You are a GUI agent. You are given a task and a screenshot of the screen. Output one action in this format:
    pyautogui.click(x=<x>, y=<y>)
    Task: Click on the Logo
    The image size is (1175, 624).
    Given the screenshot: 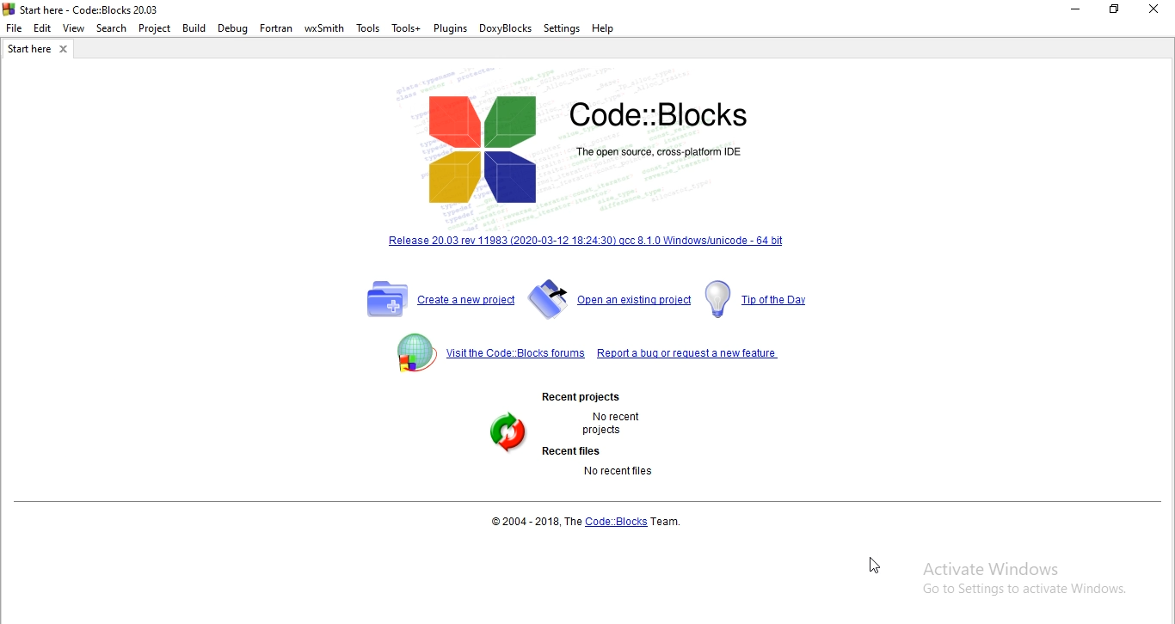 What is the action you would take?
    pyautogui.click(x=416, y=353)
    